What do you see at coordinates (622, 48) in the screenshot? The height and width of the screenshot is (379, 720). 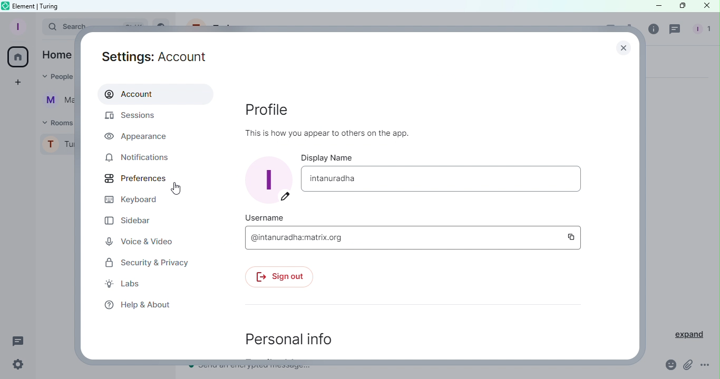 I see `close` at bounding box center [622, 48].